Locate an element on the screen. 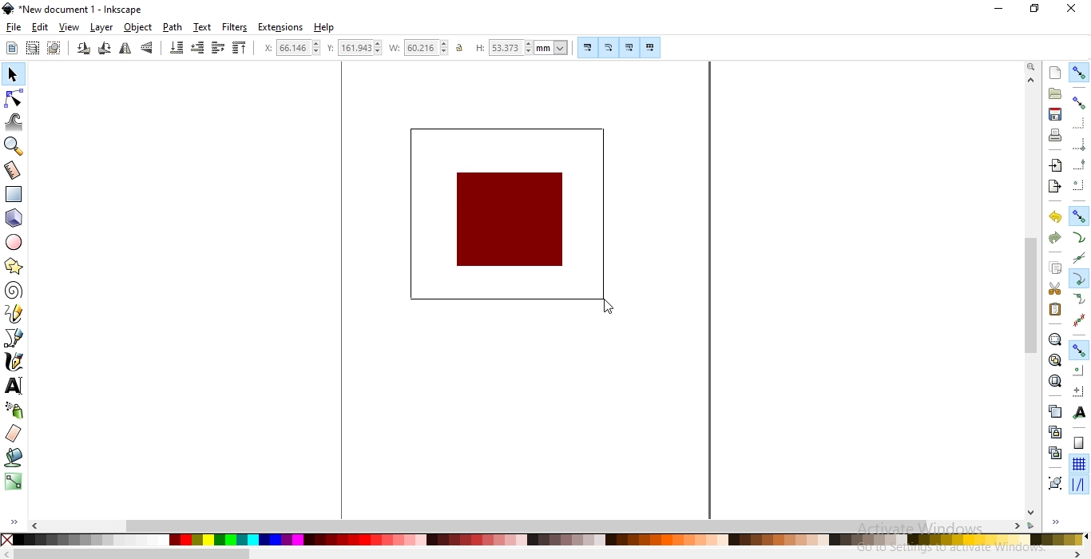  flip vertically is located at coordinates (149, 49).